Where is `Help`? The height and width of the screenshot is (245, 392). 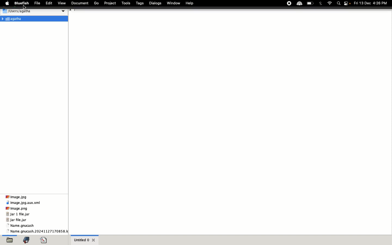
Help is located at coordinates (189, 4).